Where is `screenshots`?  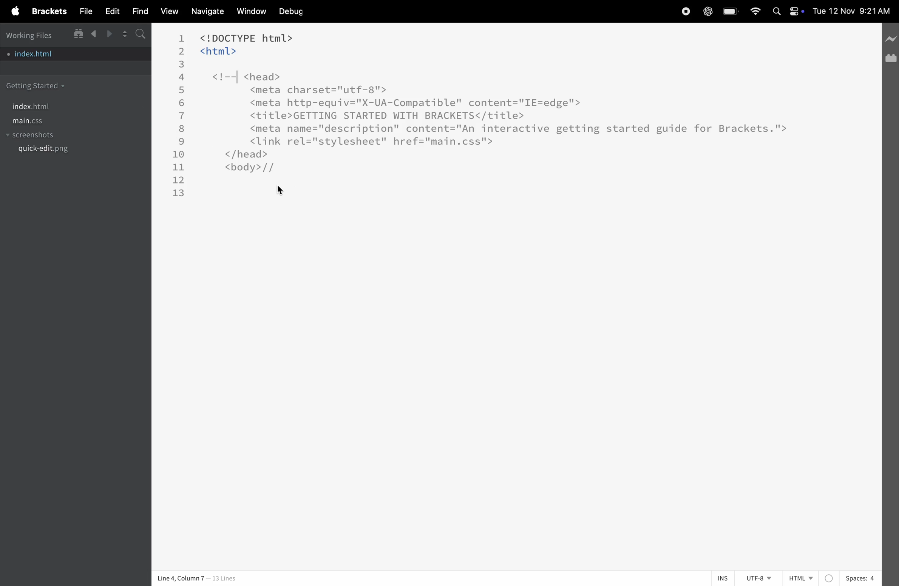
screenshots is located at coordinates (41, 134).